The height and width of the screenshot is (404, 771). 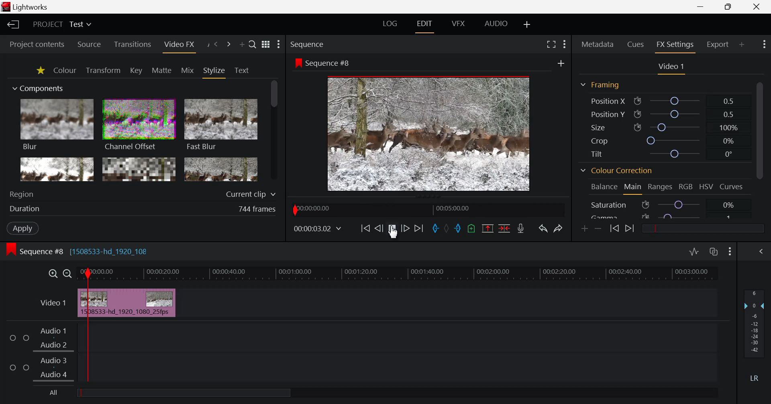 What do you see at coordinates (708, 187) in the screenshot?
I see `HSV` at bounding box center [708, 187].